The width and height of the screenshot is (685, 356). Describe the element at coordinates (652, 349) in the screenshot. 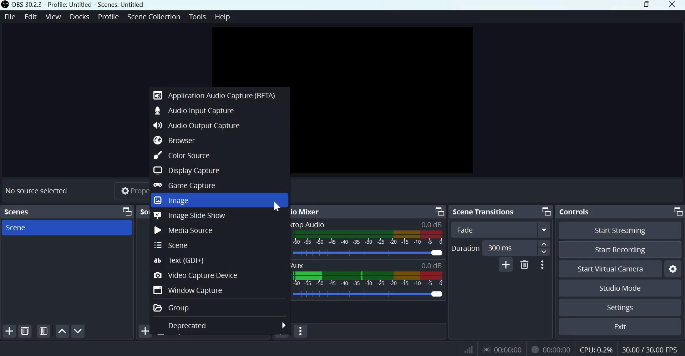

I see `30.00/30.00 FPS` at that location.